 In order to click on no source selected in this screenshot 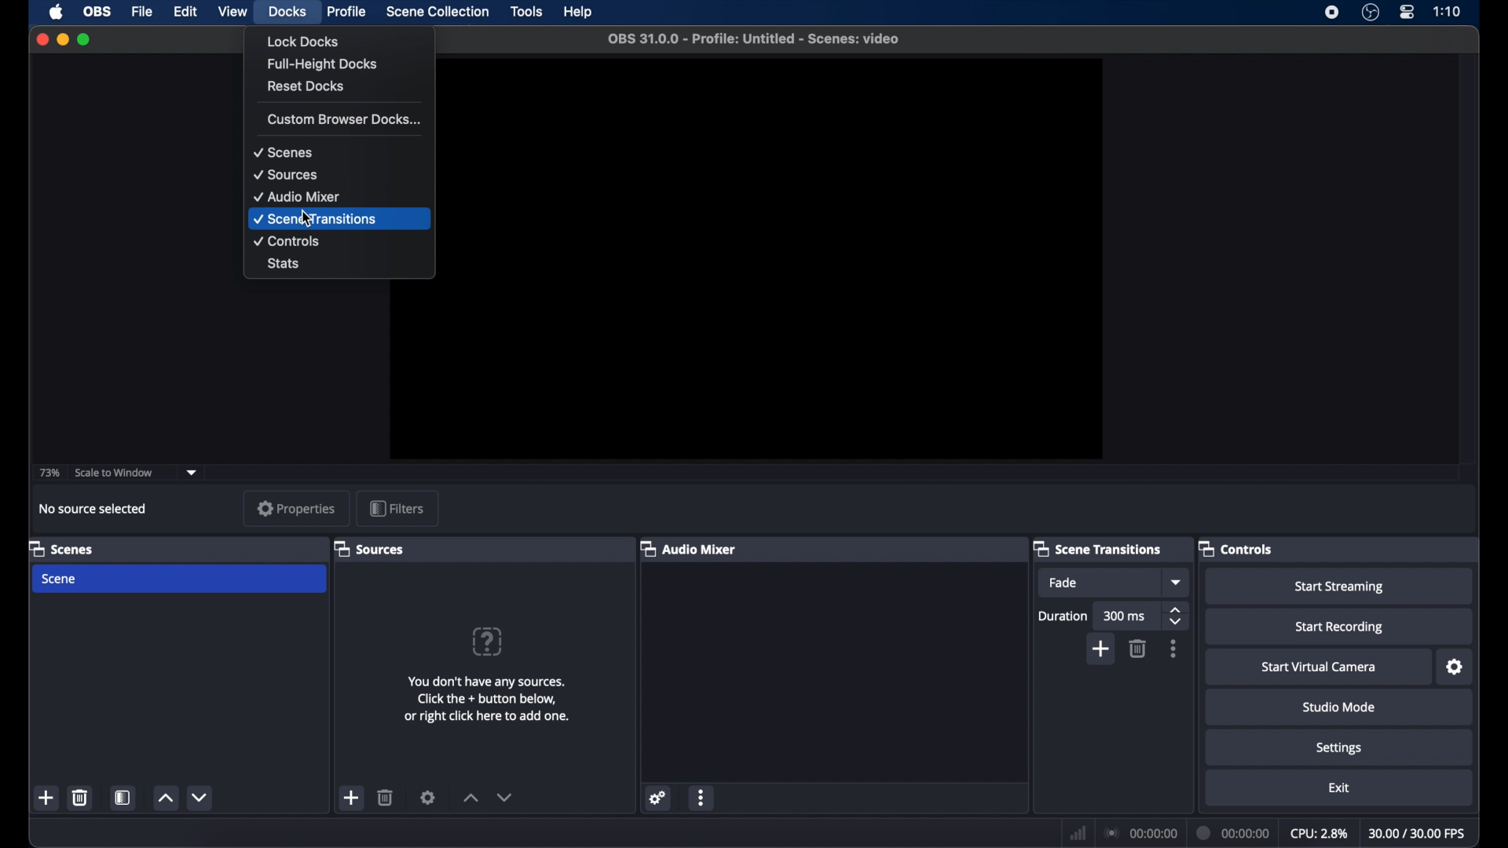, I will do `click(93, 508)`.